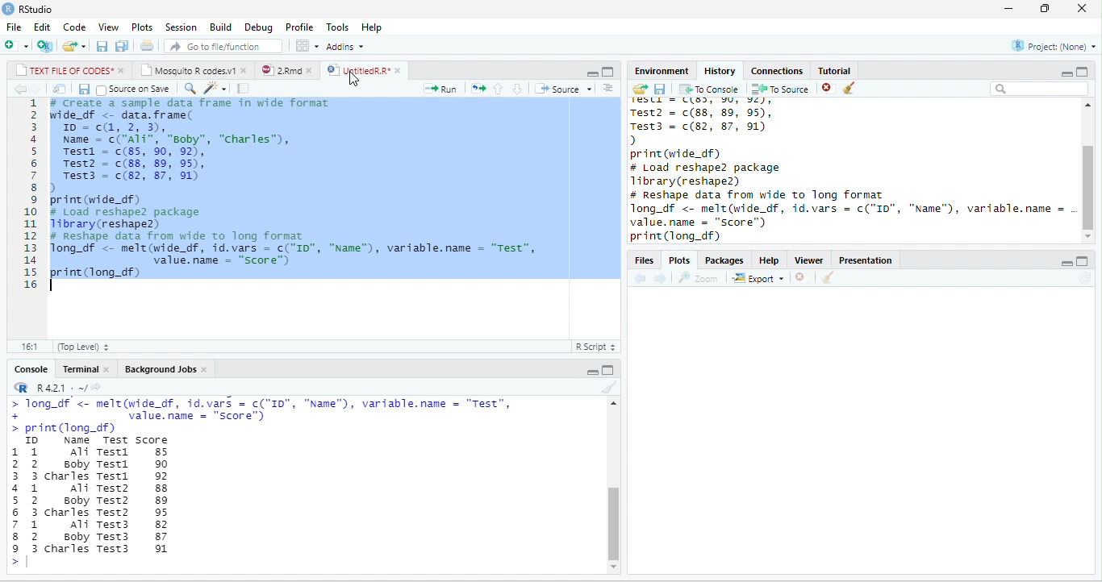 This screenshot has width=1102, height=582. I want to click on scroll down, so click(1087, 237).